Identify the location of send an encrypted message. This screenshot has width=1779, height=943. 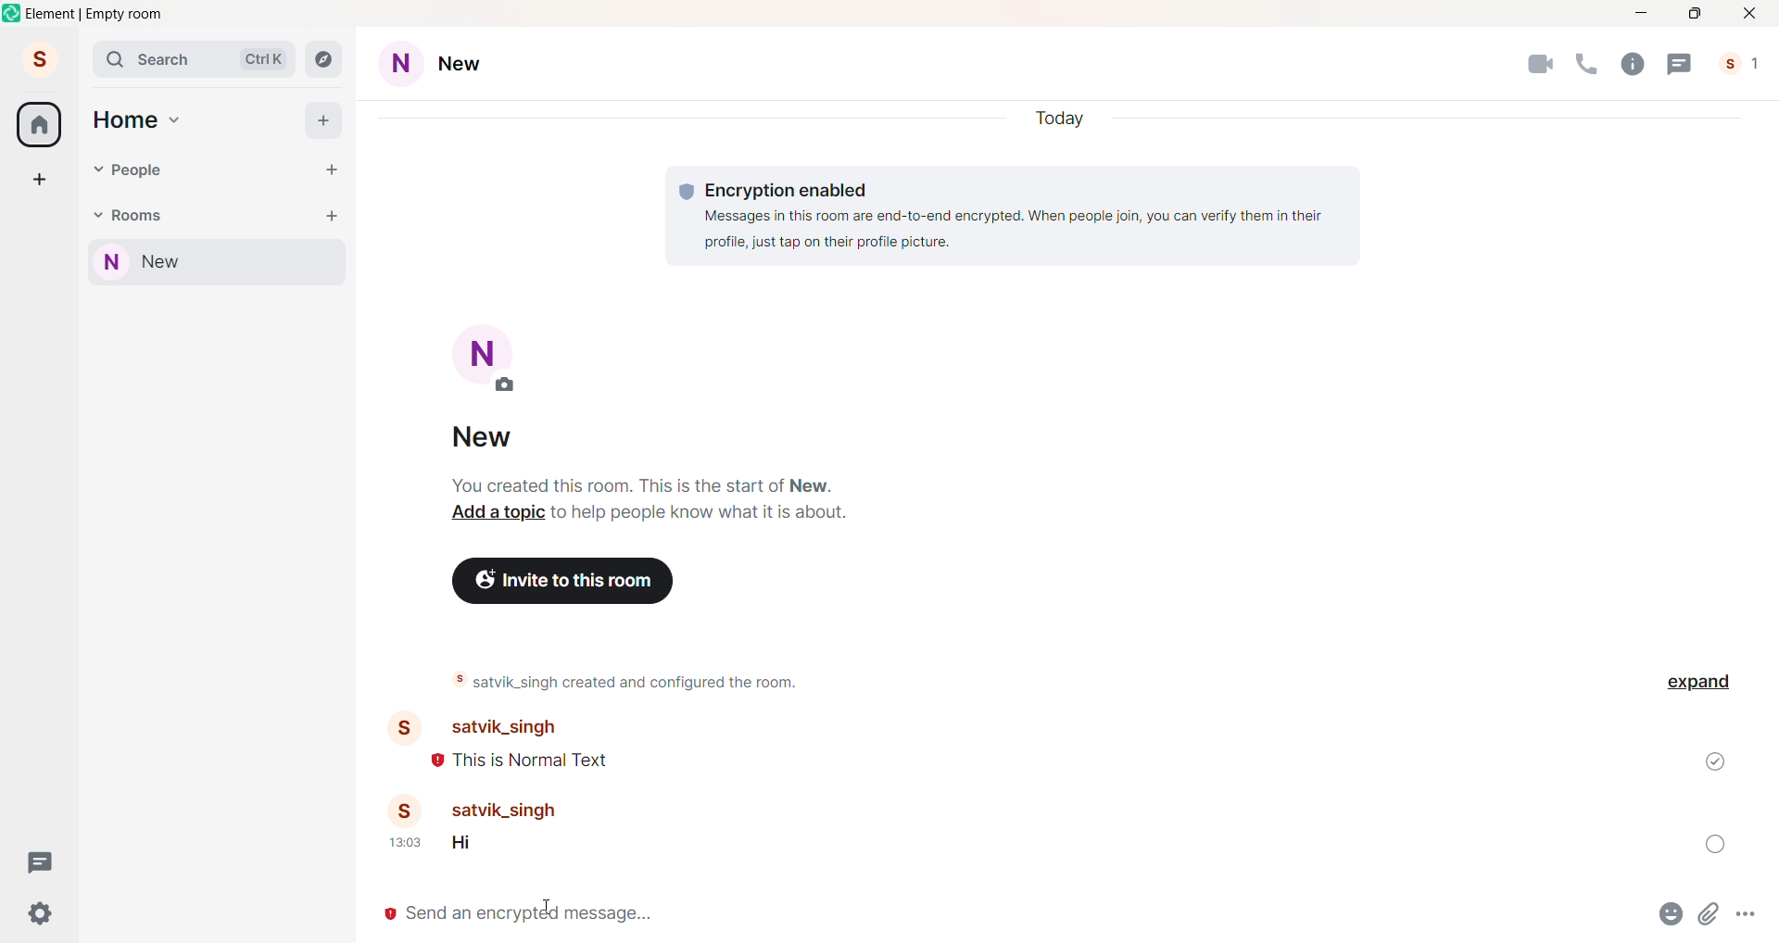
(997, 918).